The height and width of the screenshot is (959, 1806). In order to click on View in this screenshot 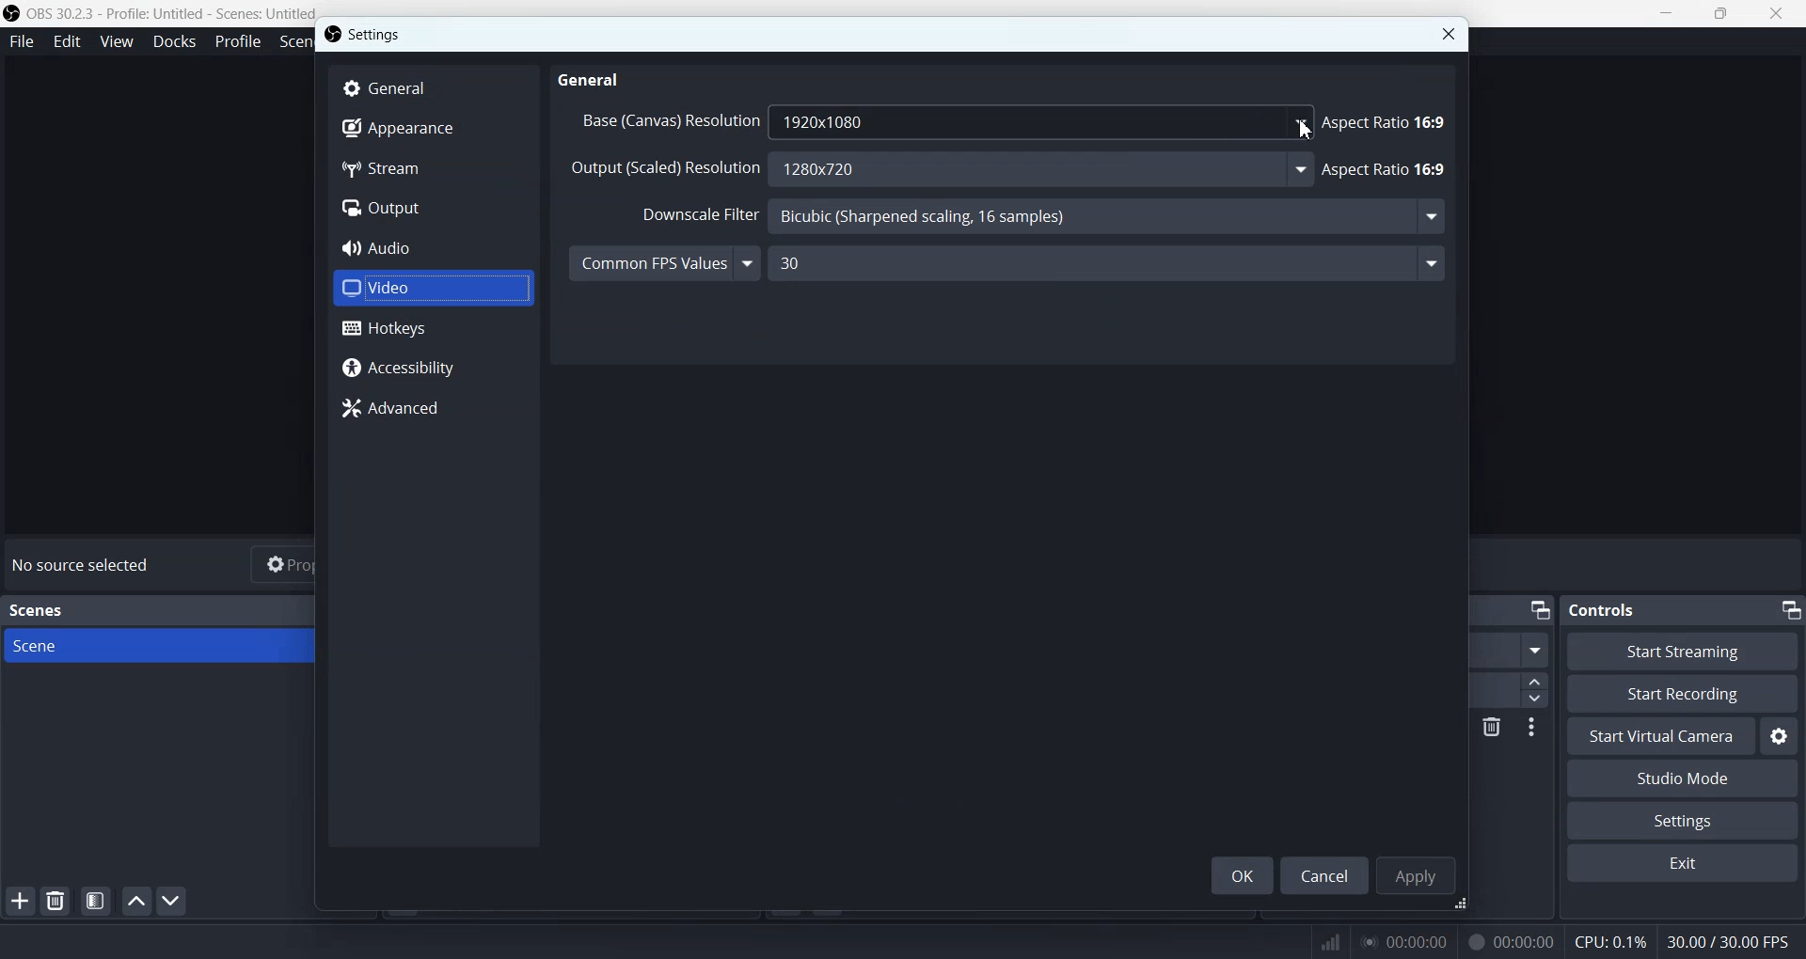, I will do `click(116, 41)`.